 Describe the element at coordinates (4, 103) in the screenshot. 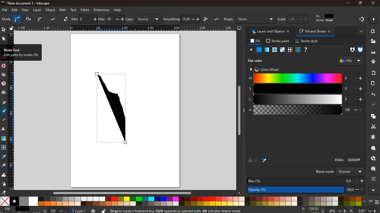

I see `pick` at that location.